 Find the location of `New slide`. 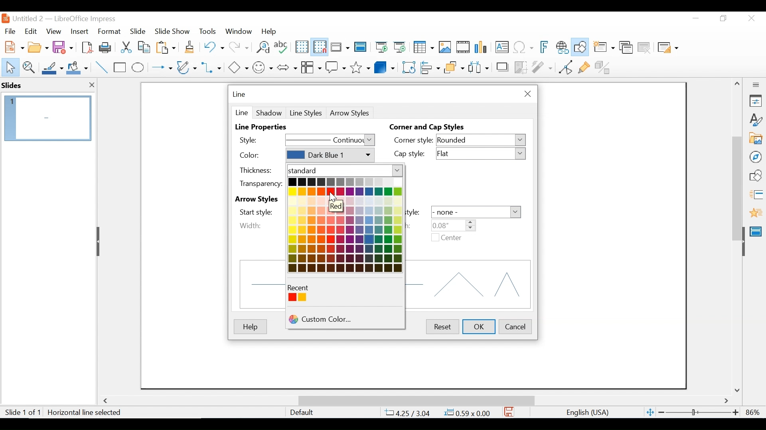

New slide is located at coordinates (604, 48).